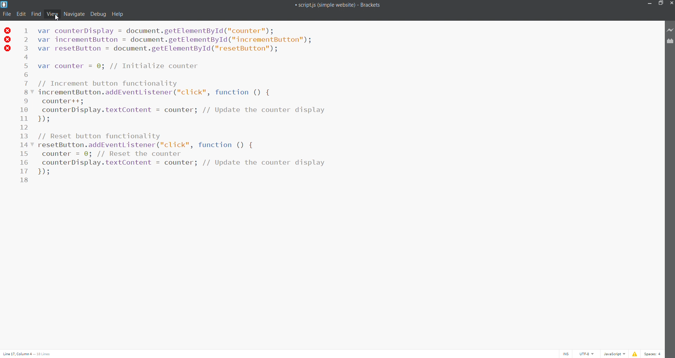 The width and height of the screenshot is (675, 358). Describe the element at coordinates (118, 14) in the screenshot. I see `help` at that location.